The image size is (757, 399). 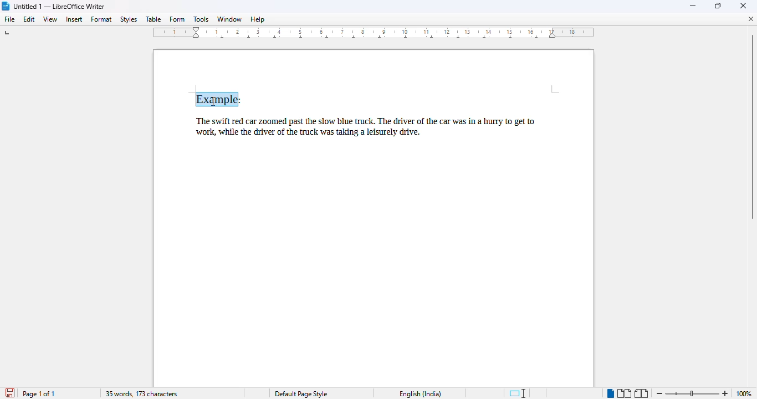 I want to click on edit, so click(x=29, y=19).